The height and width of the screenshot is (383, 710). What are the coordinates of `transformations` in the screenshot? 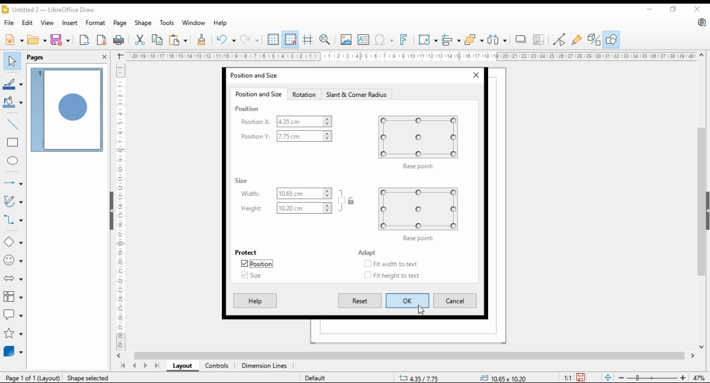 It's located at (428, 39).